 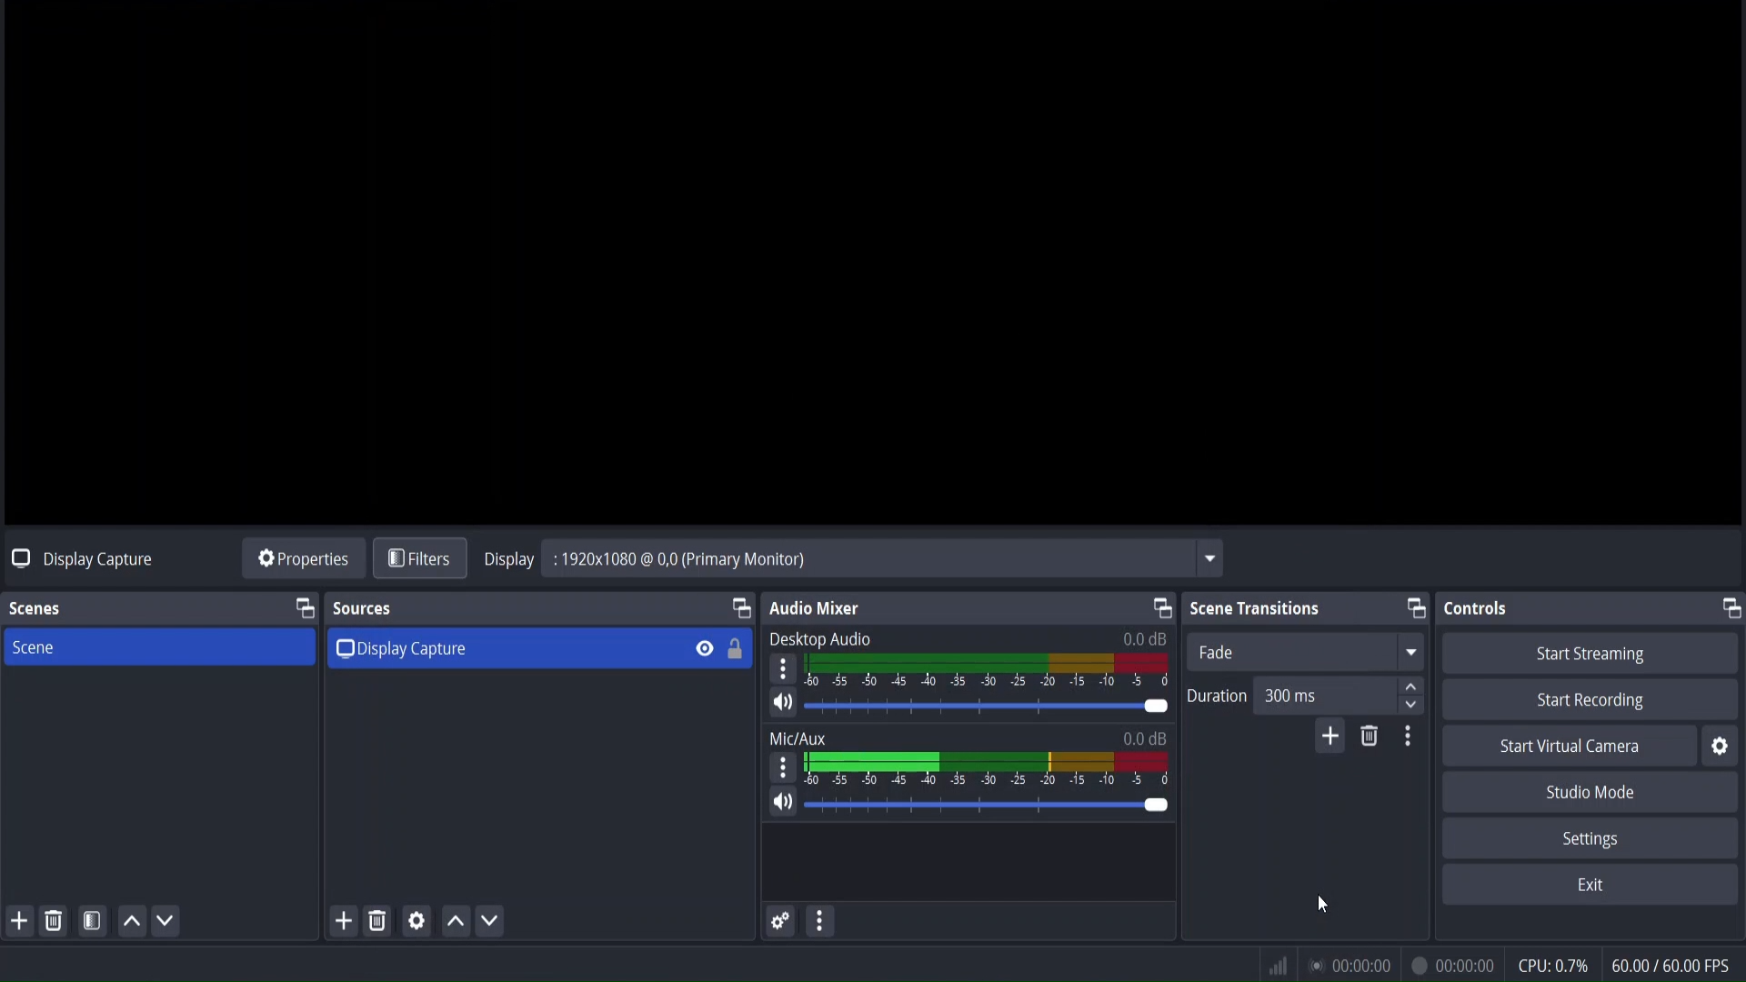 What do you see at coordinates (377, 919) in the screenshot?
I see `remove selected source` at bounding box center [377, 919].